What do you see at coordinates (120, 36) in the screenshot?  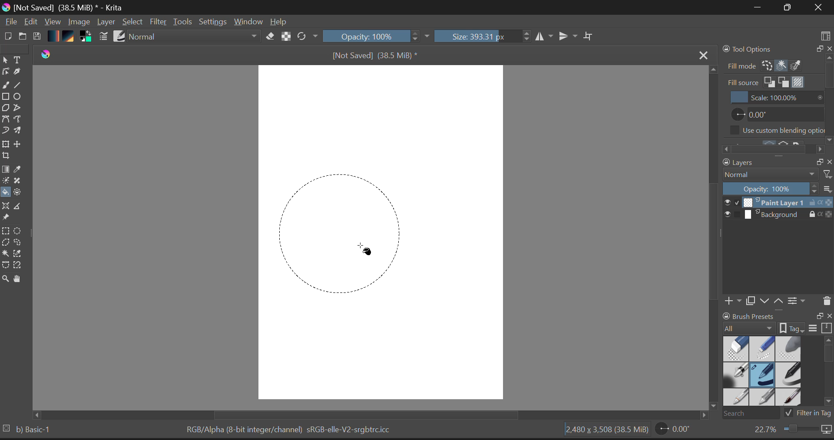 I see `Brush Presets` at bounding box center [120, 36].